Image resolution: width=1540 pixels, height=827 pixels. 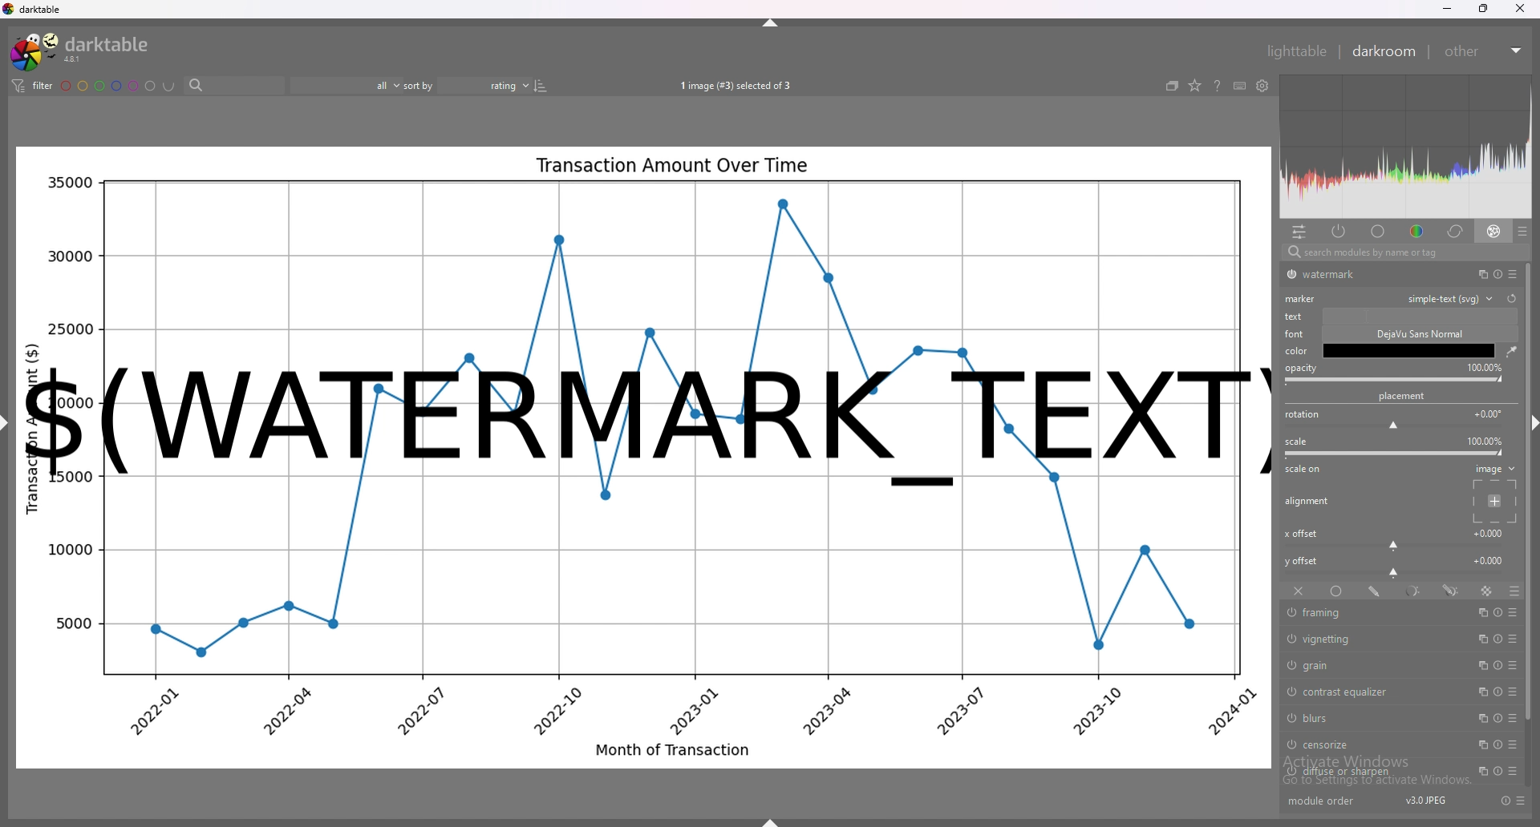 What do you see at coordinates (1484, 441) in the screenshot?
I see `scale percentage` at bounding box center [1484, 441].